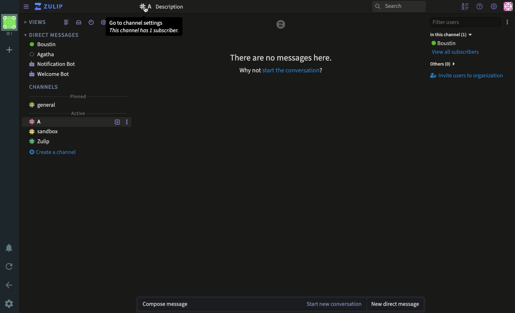 The height and width of the screenshot is (313, 515). Describe the element at coordinates (443, 43) in the screenshot. I see `boustin` at that location.